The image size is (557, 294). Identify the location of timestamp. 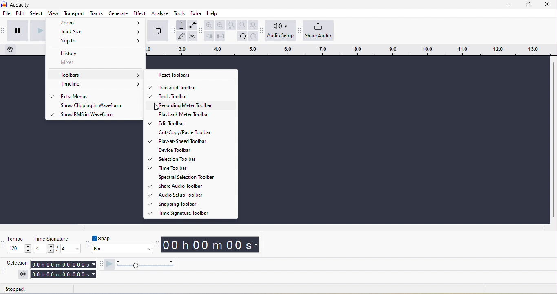
(210, 245).